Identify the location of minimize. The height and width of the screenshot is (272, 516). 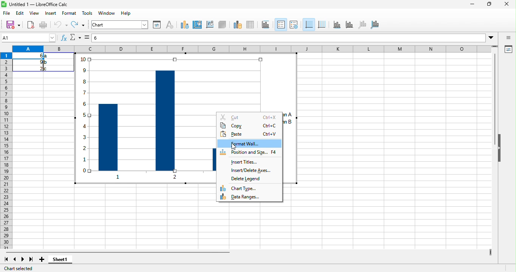
(472, 4).